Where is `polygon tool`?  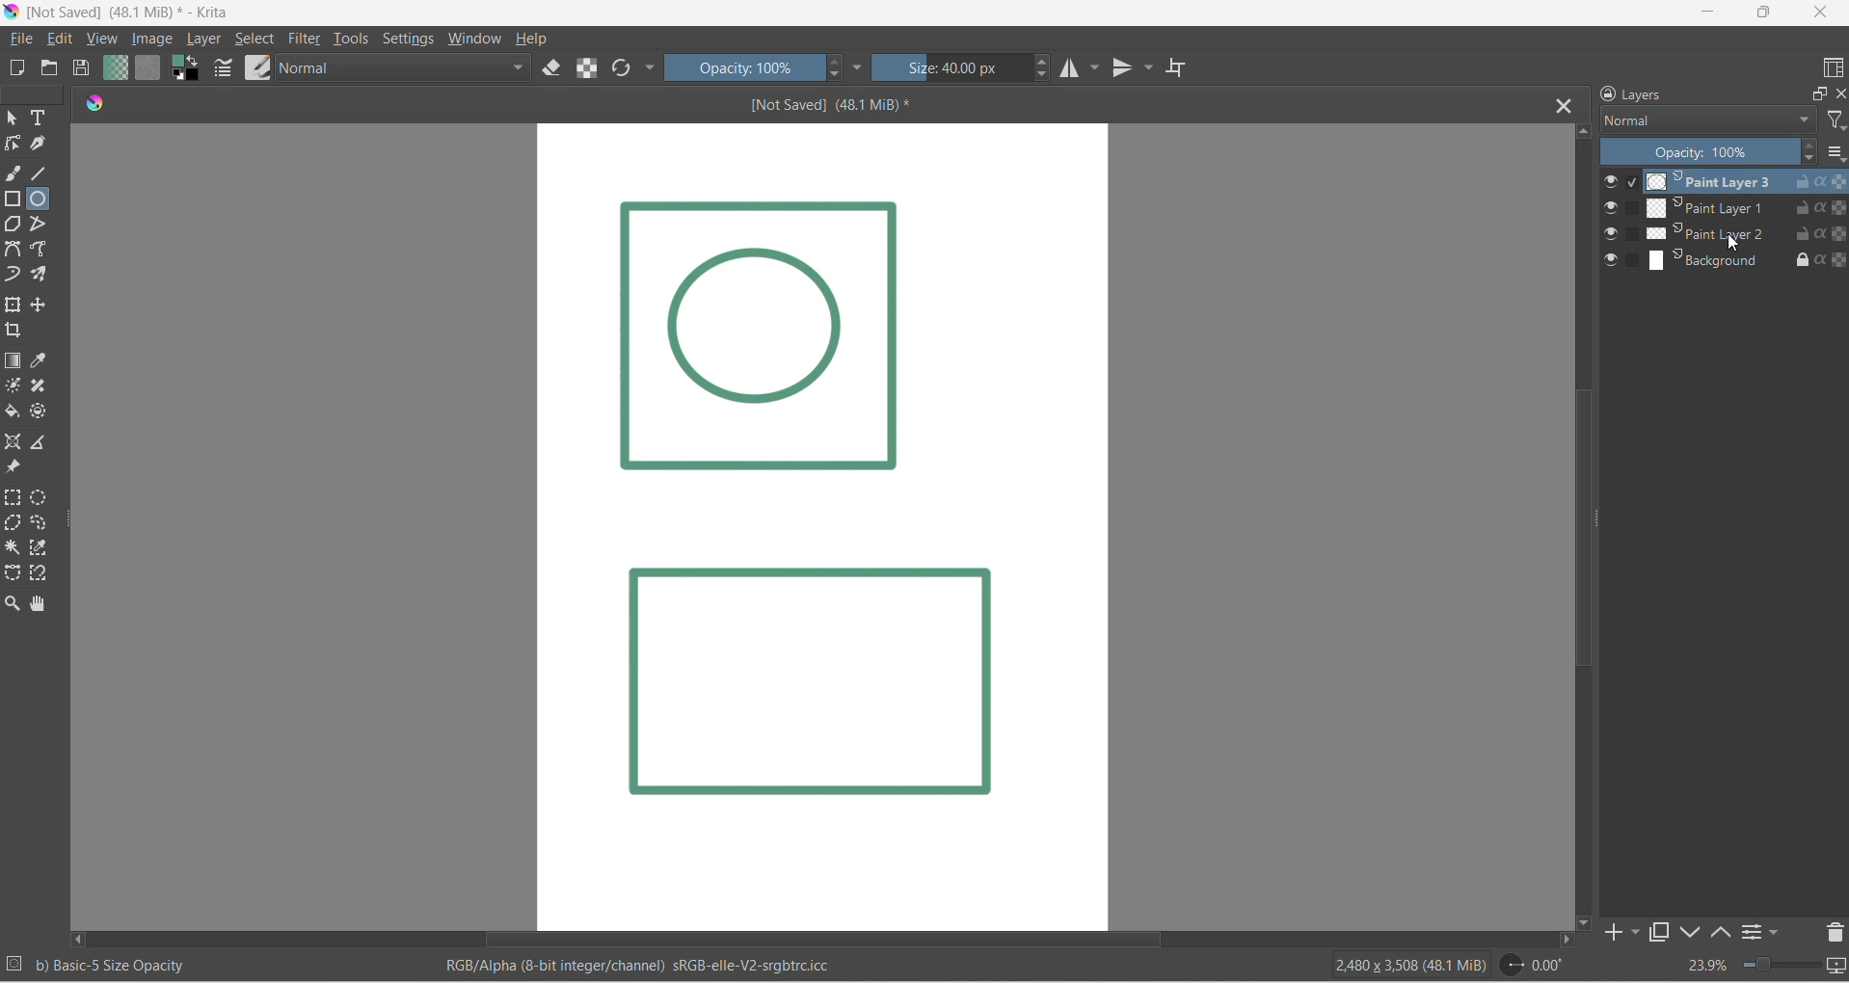
polygon tool is located at coordinates (15, 226).